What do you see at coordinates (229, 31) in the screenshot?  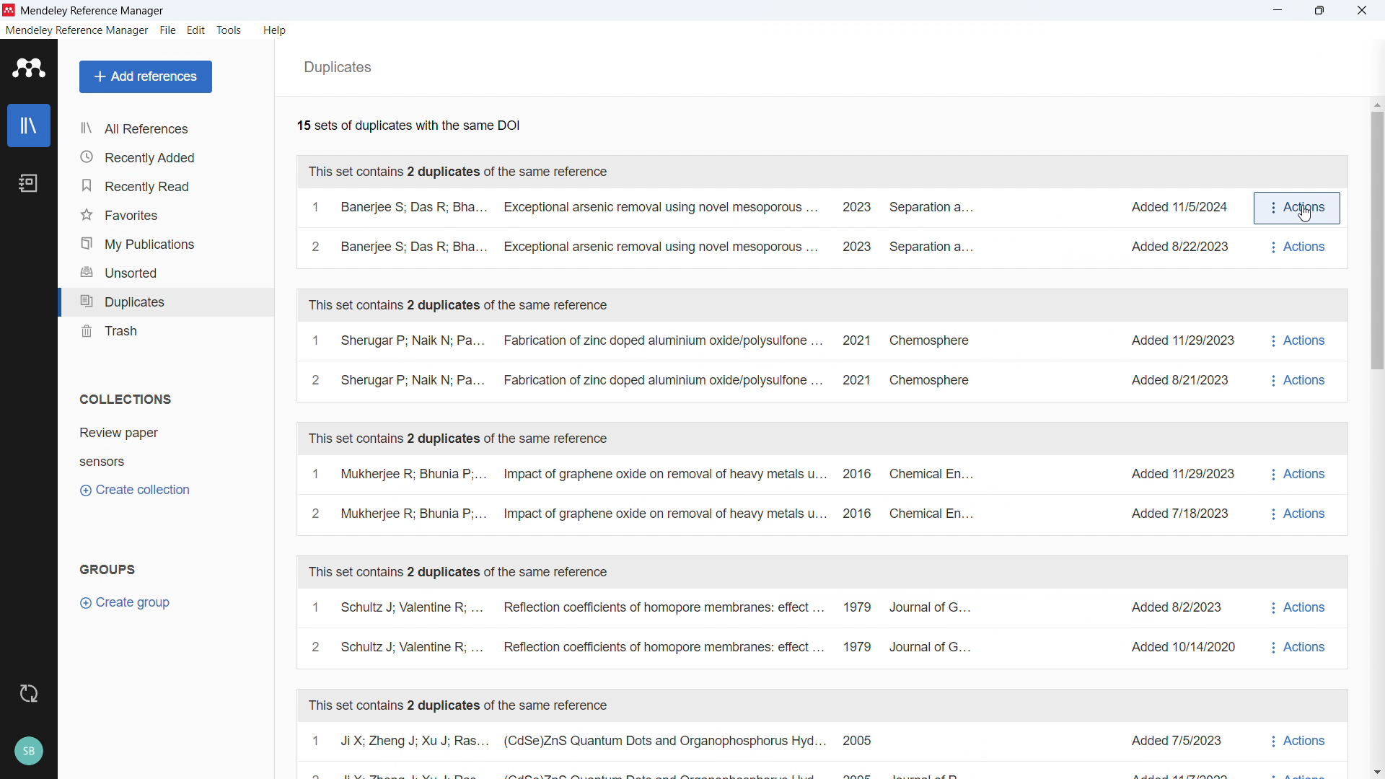 I see `Tools ` at bounding box center [229, 31].